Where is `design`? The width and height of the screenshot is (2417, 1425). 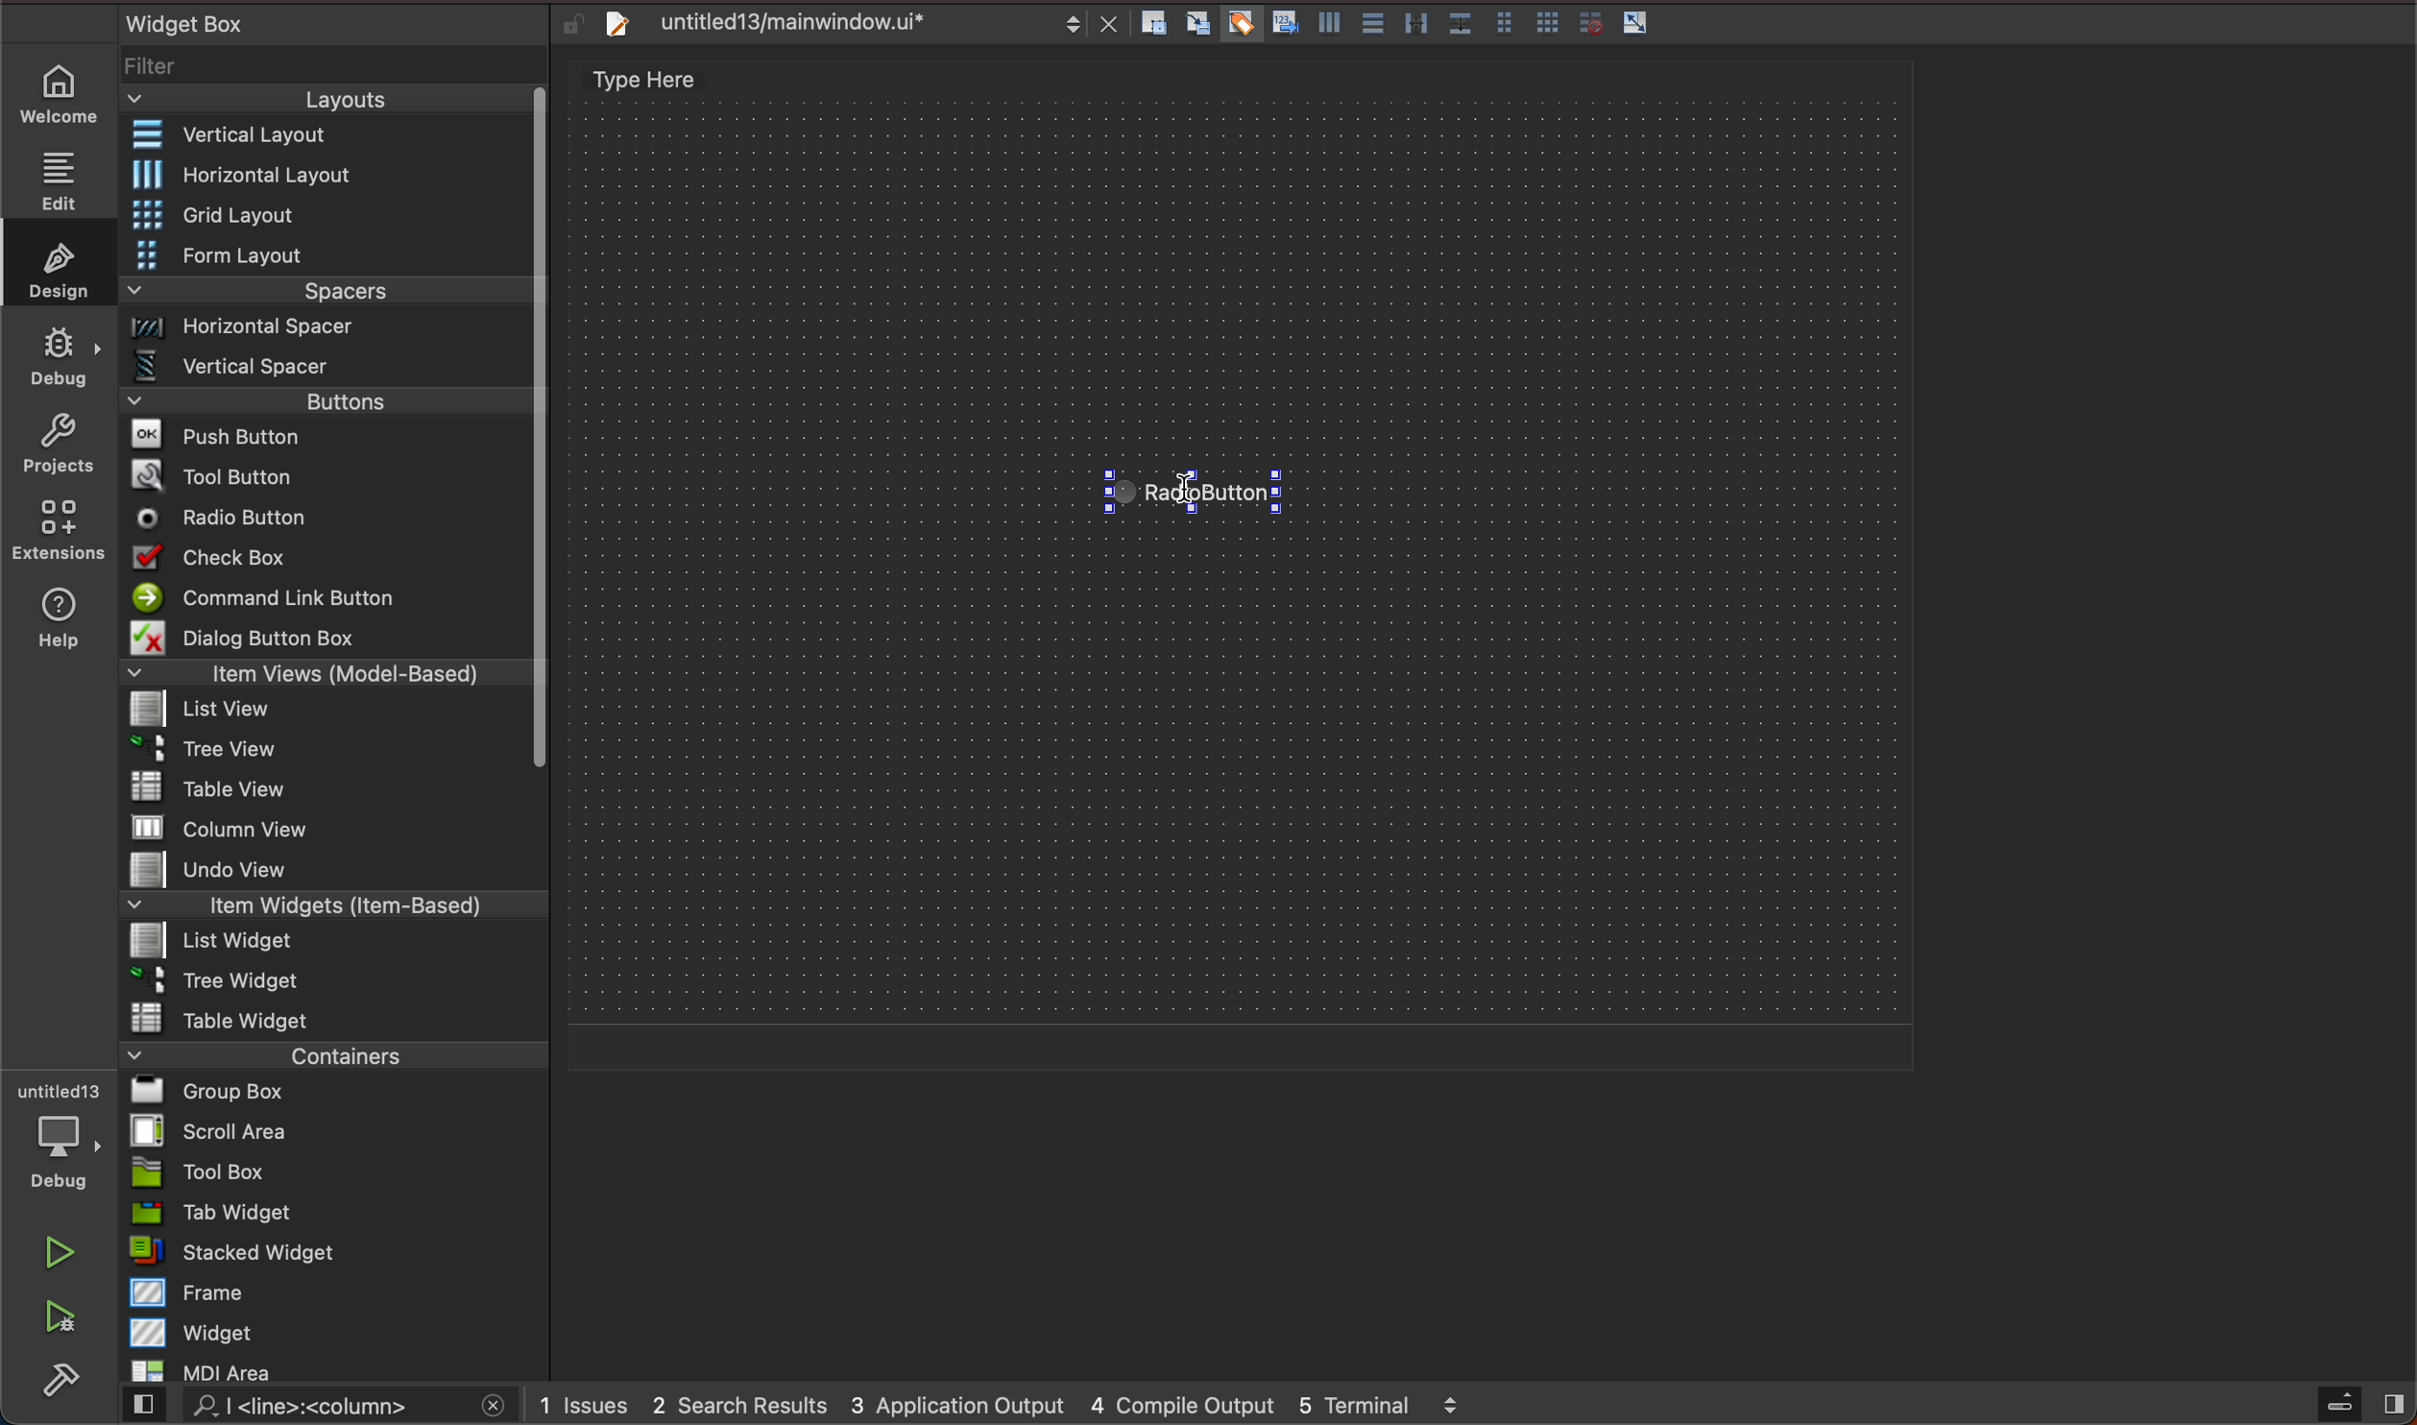
design is located at coordinates (53, 263).